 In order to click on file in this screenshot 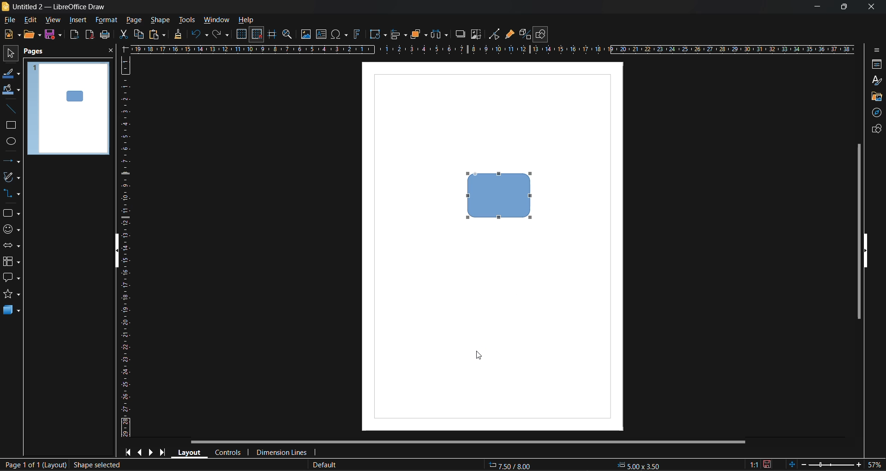, I will do `click(11, 21)`.